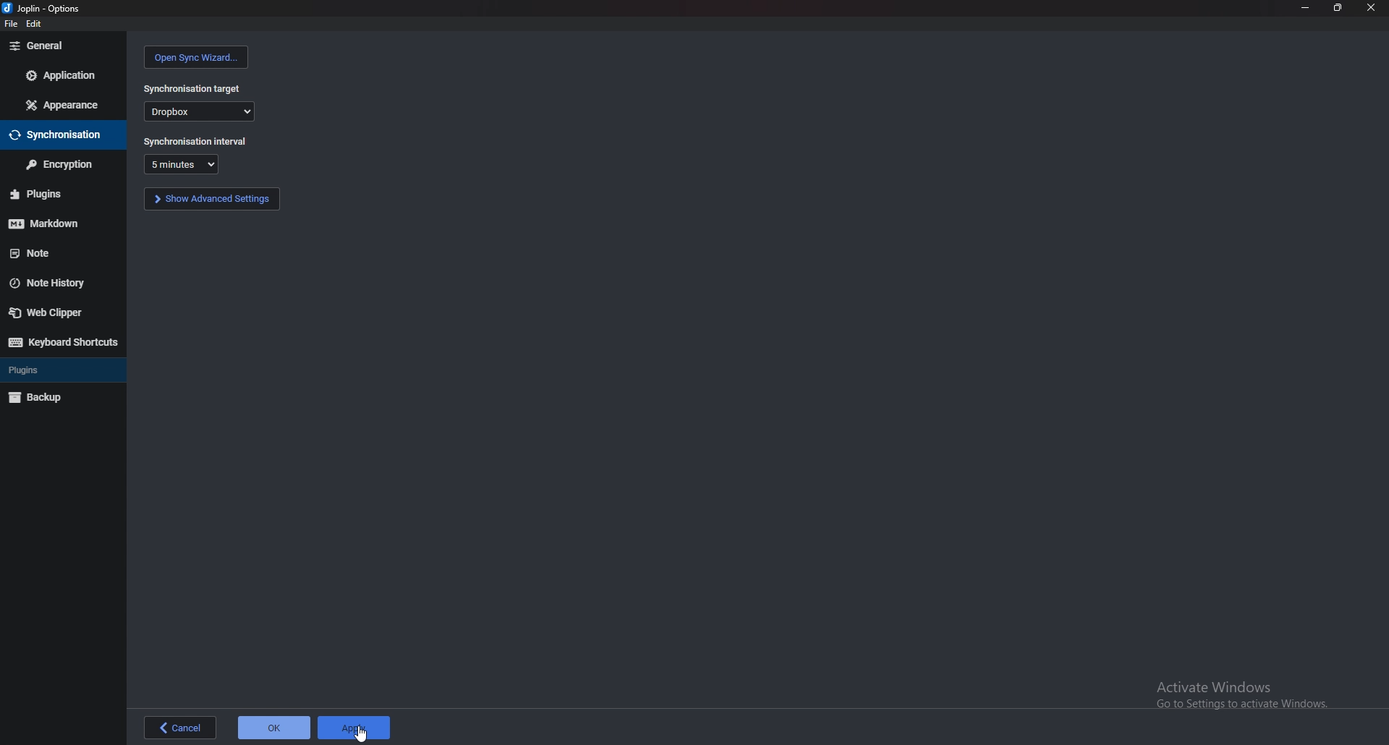 This screenshot has width=1389, height=745. Describe the element at coordinates (45, 397) in the screenshot. I see `backup` at that location.